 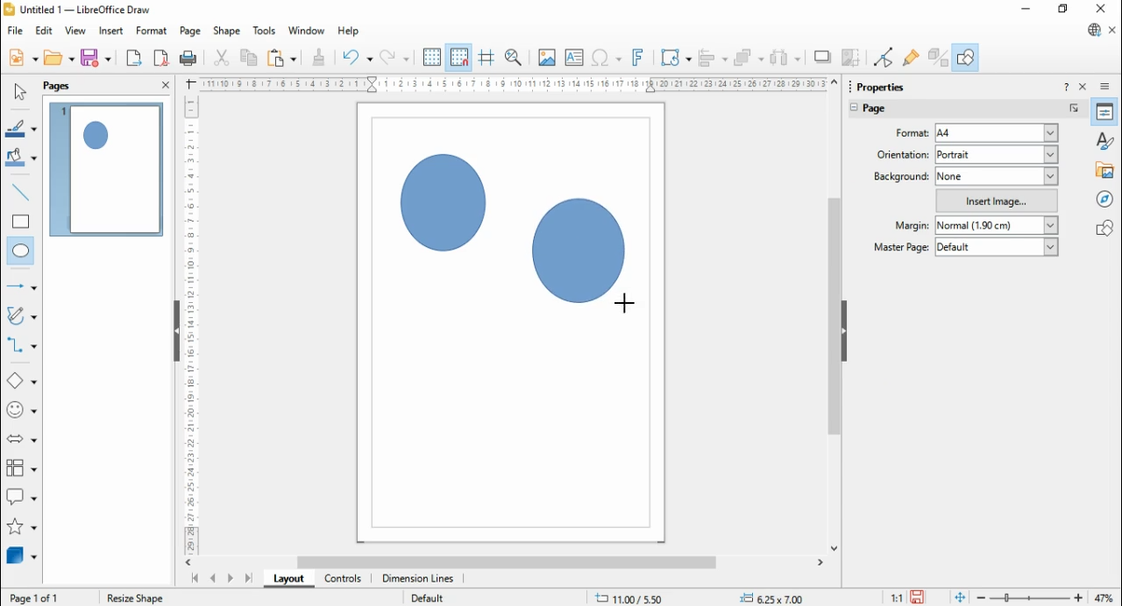 I want to click on toggle extrusions, so click(x=938, y=57).